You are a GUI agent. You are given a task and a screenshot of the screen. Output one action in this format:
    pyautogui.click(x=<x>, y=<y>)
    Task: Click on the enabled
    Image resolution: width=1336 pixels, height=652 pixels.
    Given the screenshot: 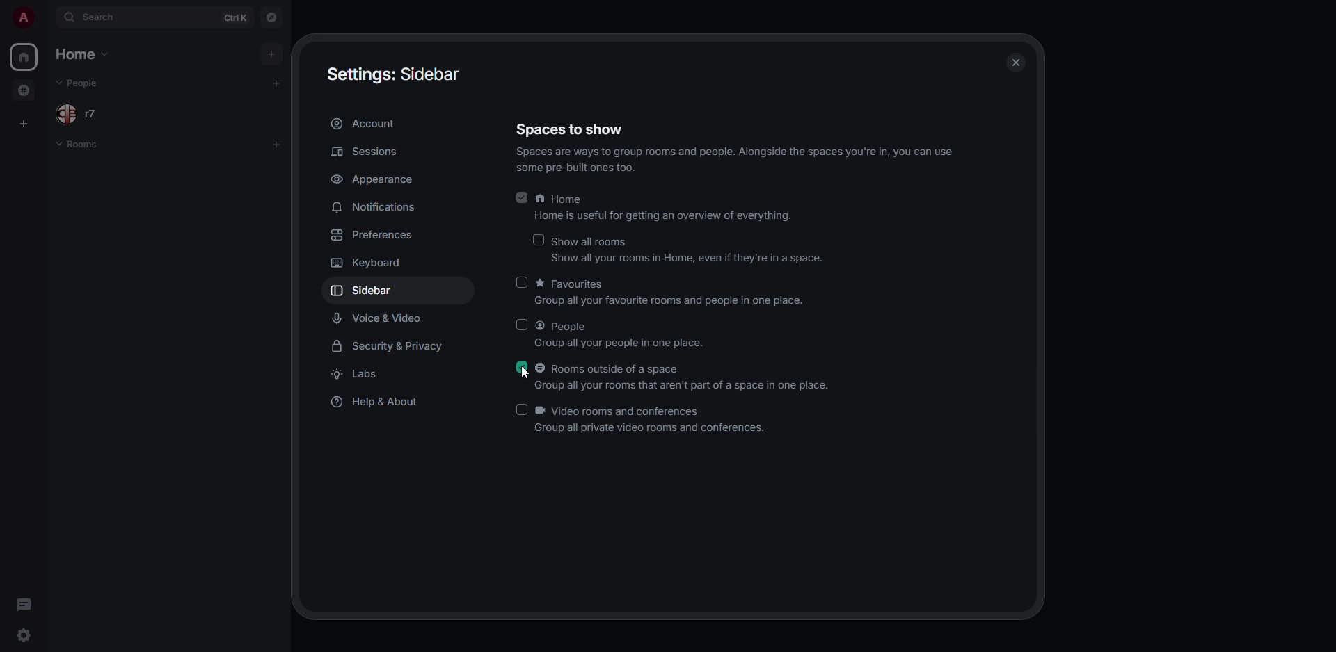 What is the action you would take?
    pyautogui.click(x=523, y=367)
    